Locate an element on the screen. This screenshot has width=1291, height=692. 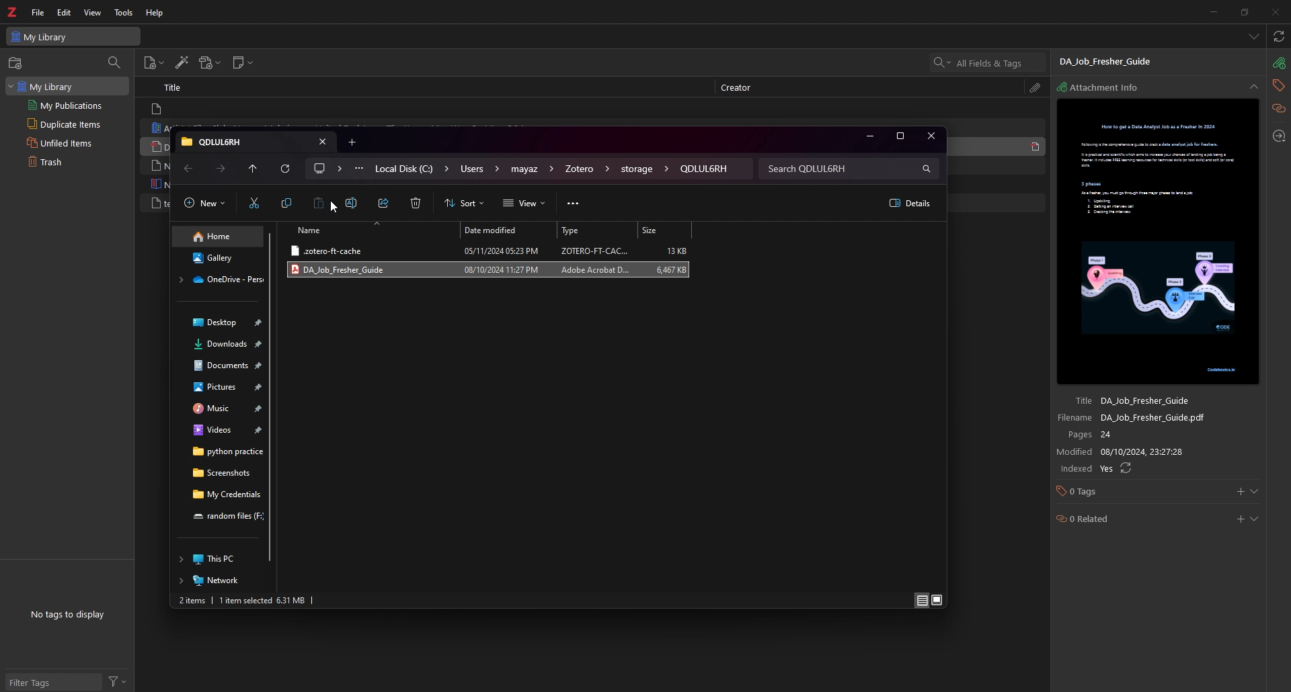
pictures is located at coordinates (221, 387).